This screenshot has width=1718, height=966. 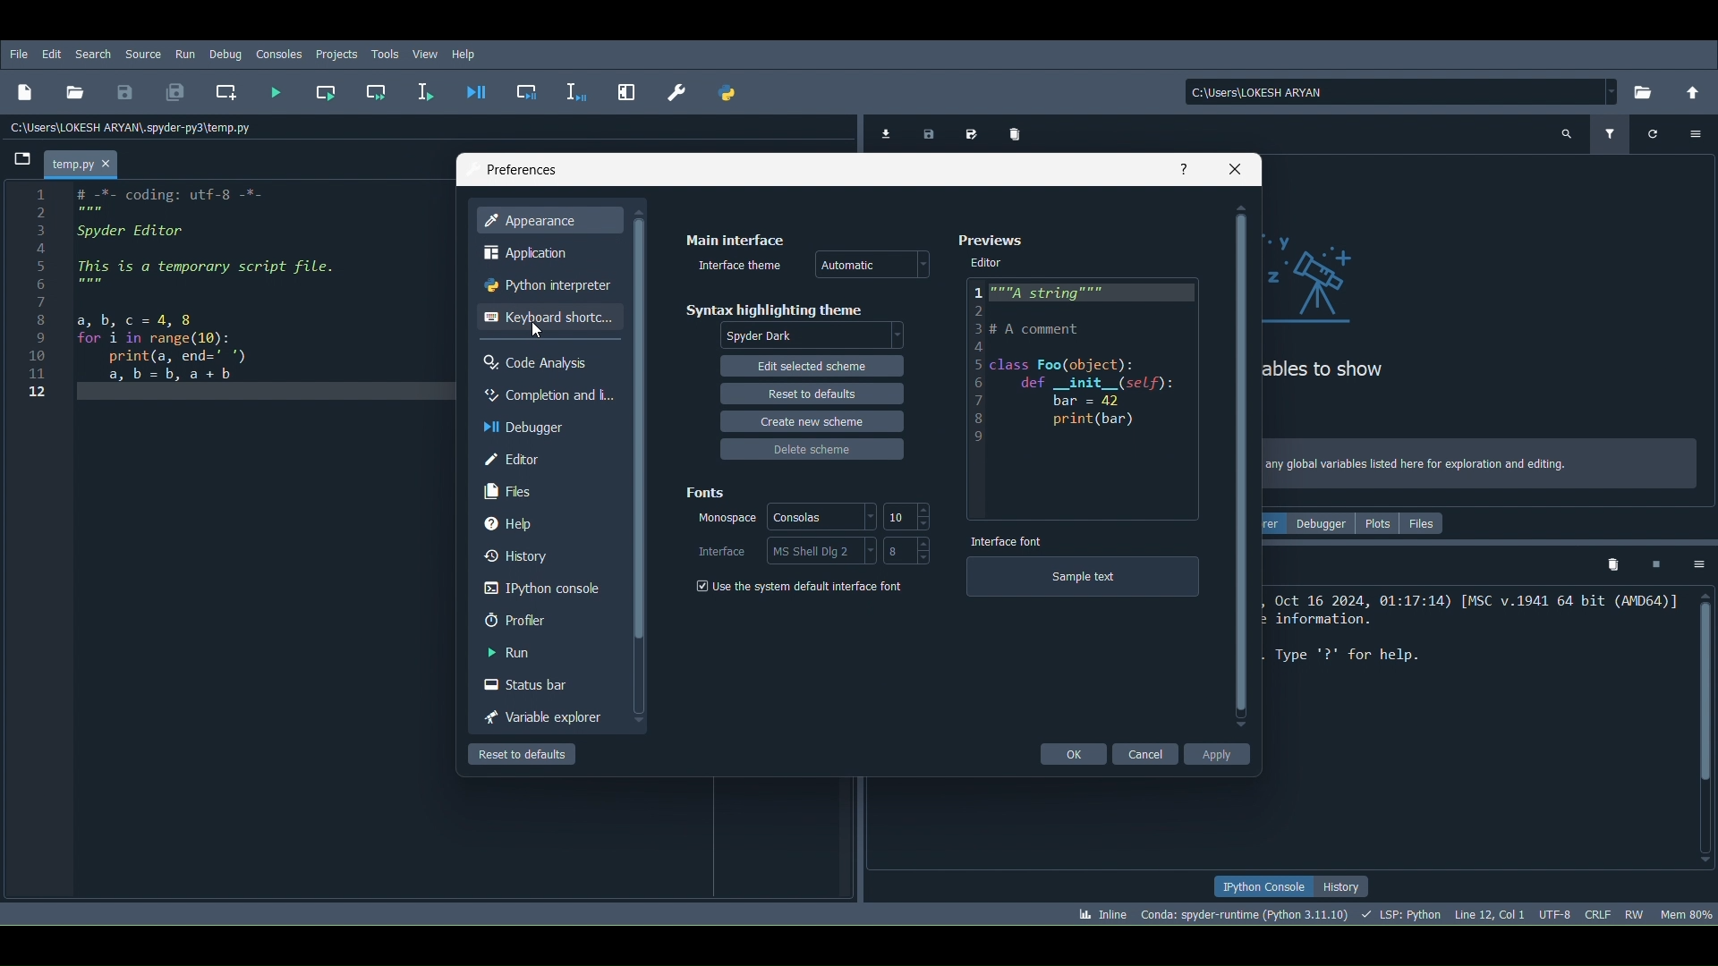 I want to click on Cursor position, so click(x=1487, y=912).